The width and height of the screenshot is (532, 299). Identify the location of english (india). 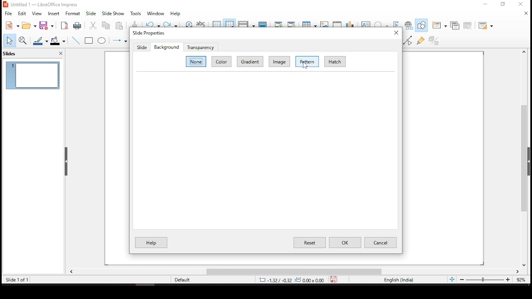
(398, 279).